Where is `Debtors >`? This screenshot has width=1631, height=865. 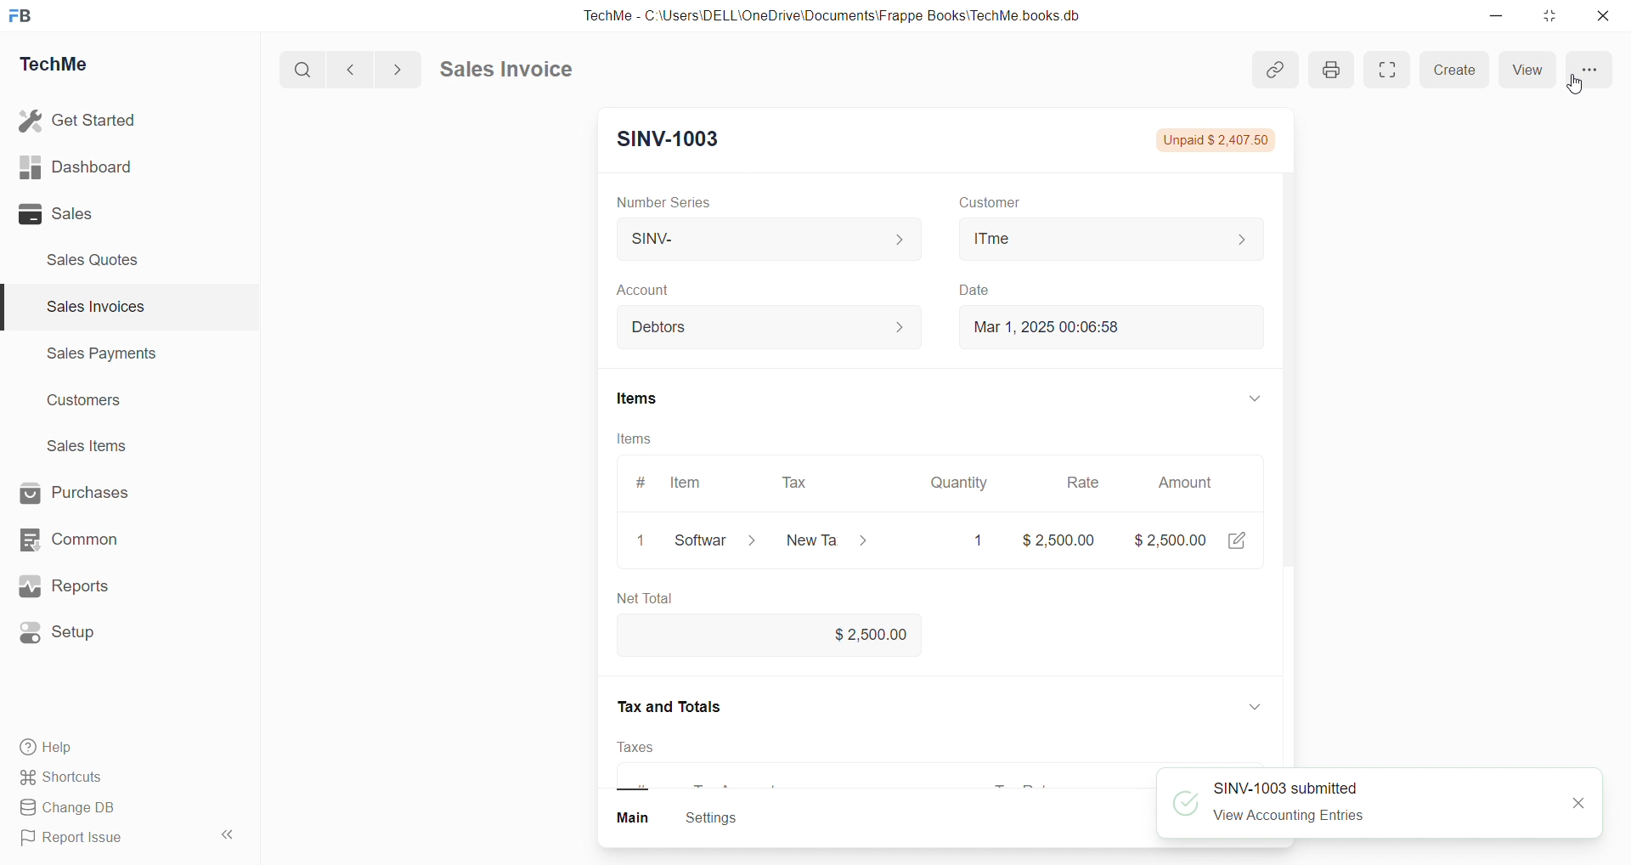
Debtors > is located at coordinates (768, 332).